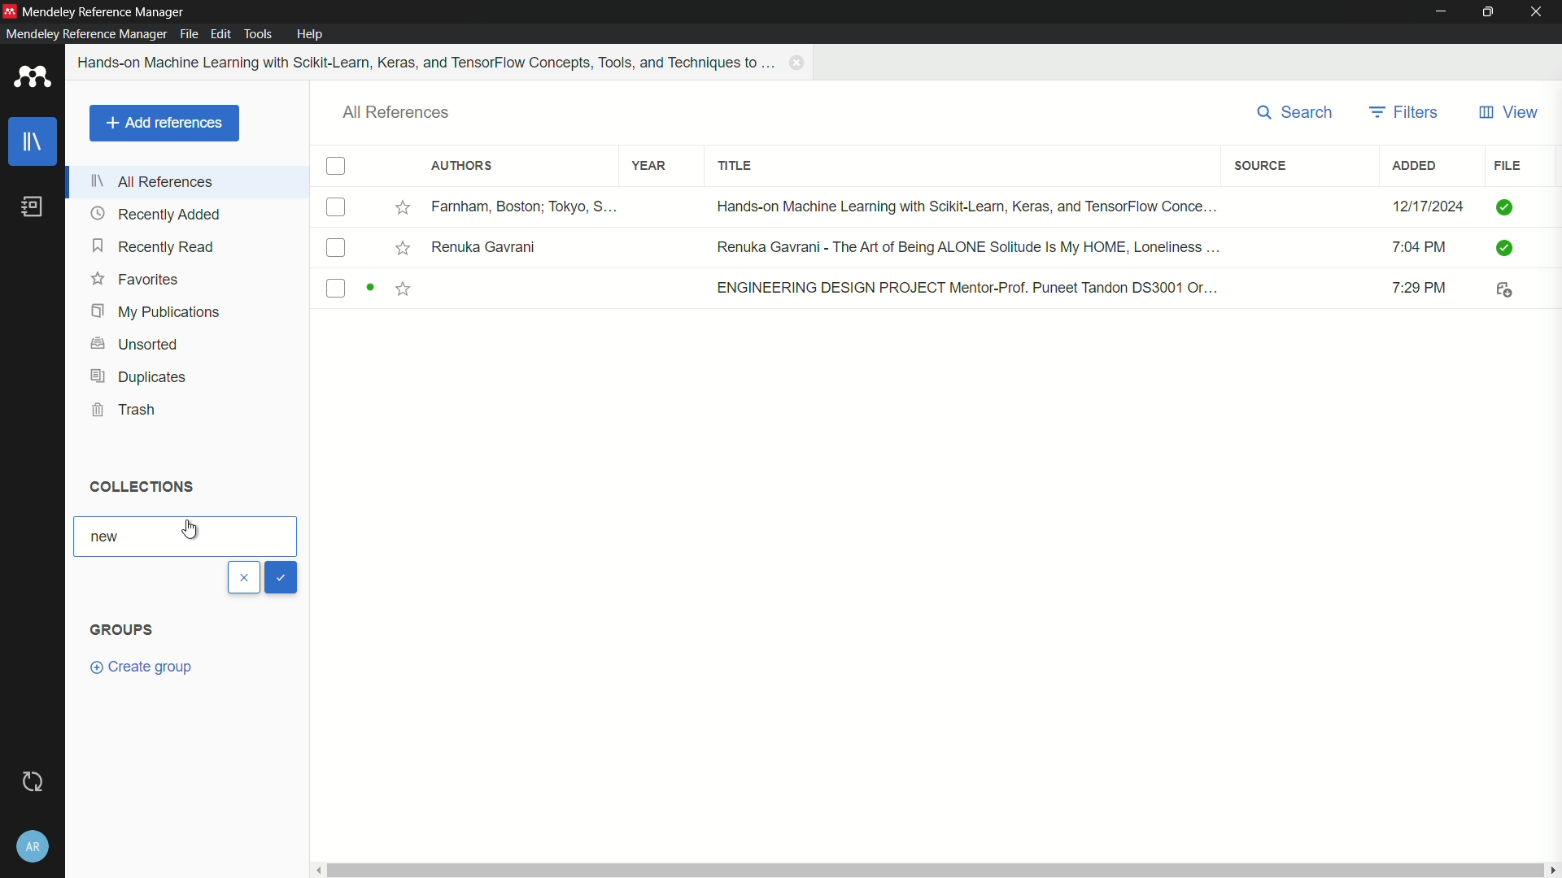 The image size is (1562, 878). Describe the element at coordinates (1506, 166) in the screenshot. I see `file` at that location.